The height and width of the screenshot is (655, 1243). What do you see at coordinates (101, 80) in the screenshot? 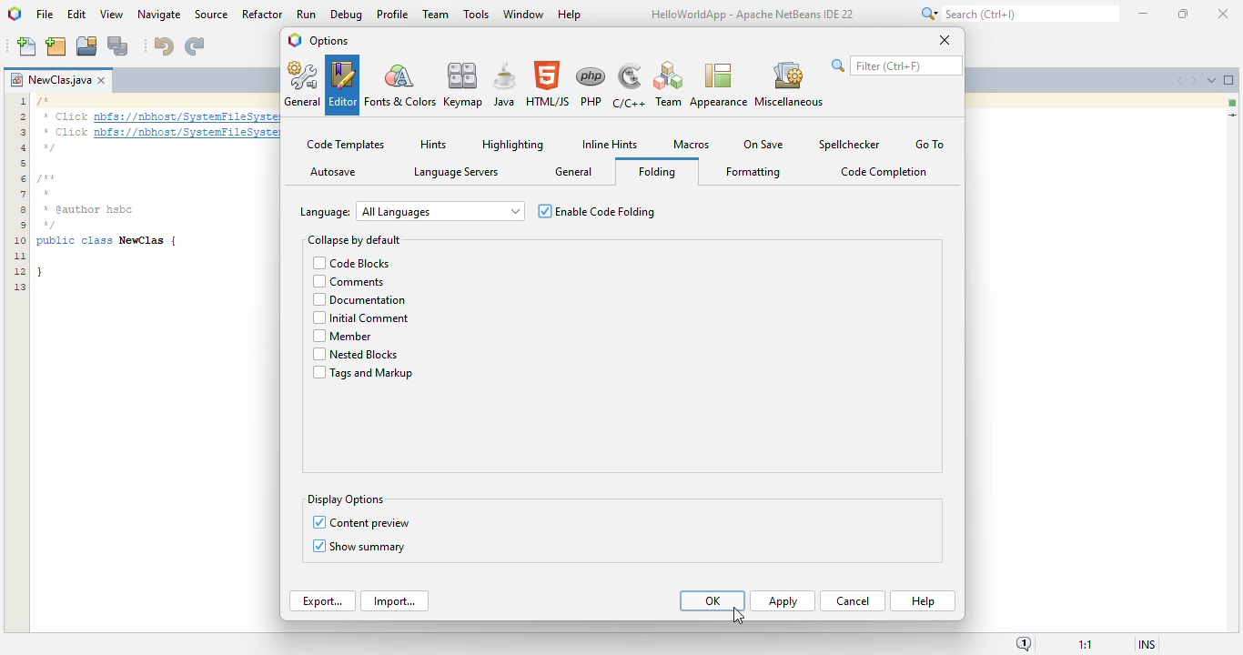
I see `close window` at bounding box center [101, 80].